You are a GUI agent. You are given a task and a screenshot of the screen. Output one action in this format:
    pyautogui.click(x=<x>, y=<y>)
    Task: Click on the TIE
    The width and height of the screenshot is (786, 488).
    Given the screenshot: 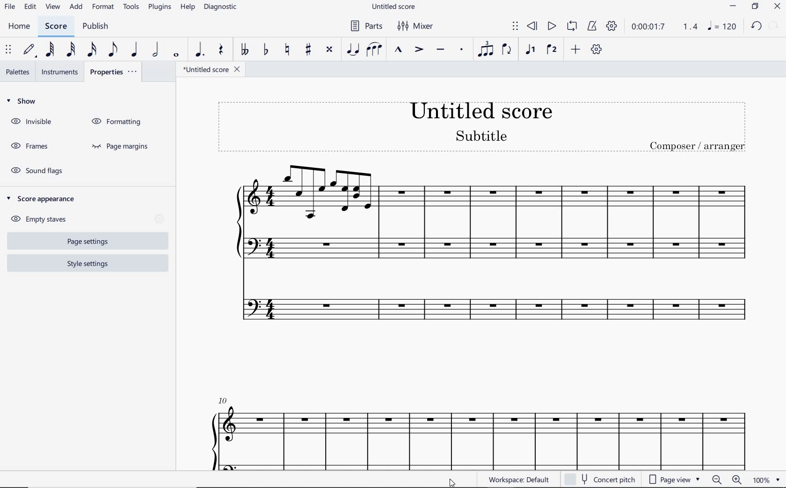 What is the action you would take?
    pyautogui.click(x=353, y=49)
    